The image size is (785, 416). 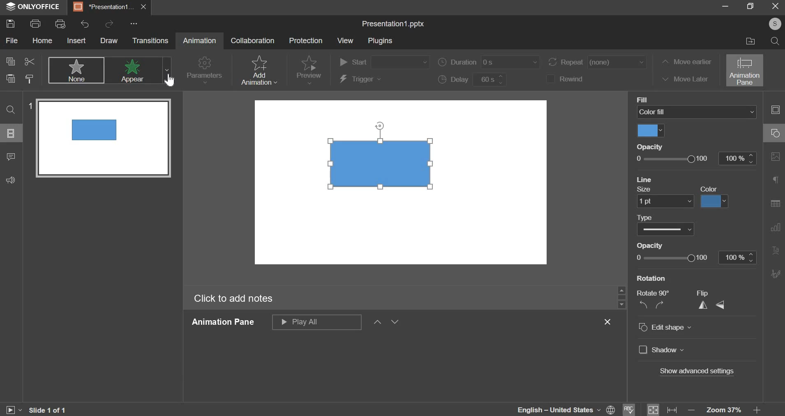 What do you see at coordinates (775, 134) in the screenshot?
I see `slide layout` at bounding box center [775, 134].